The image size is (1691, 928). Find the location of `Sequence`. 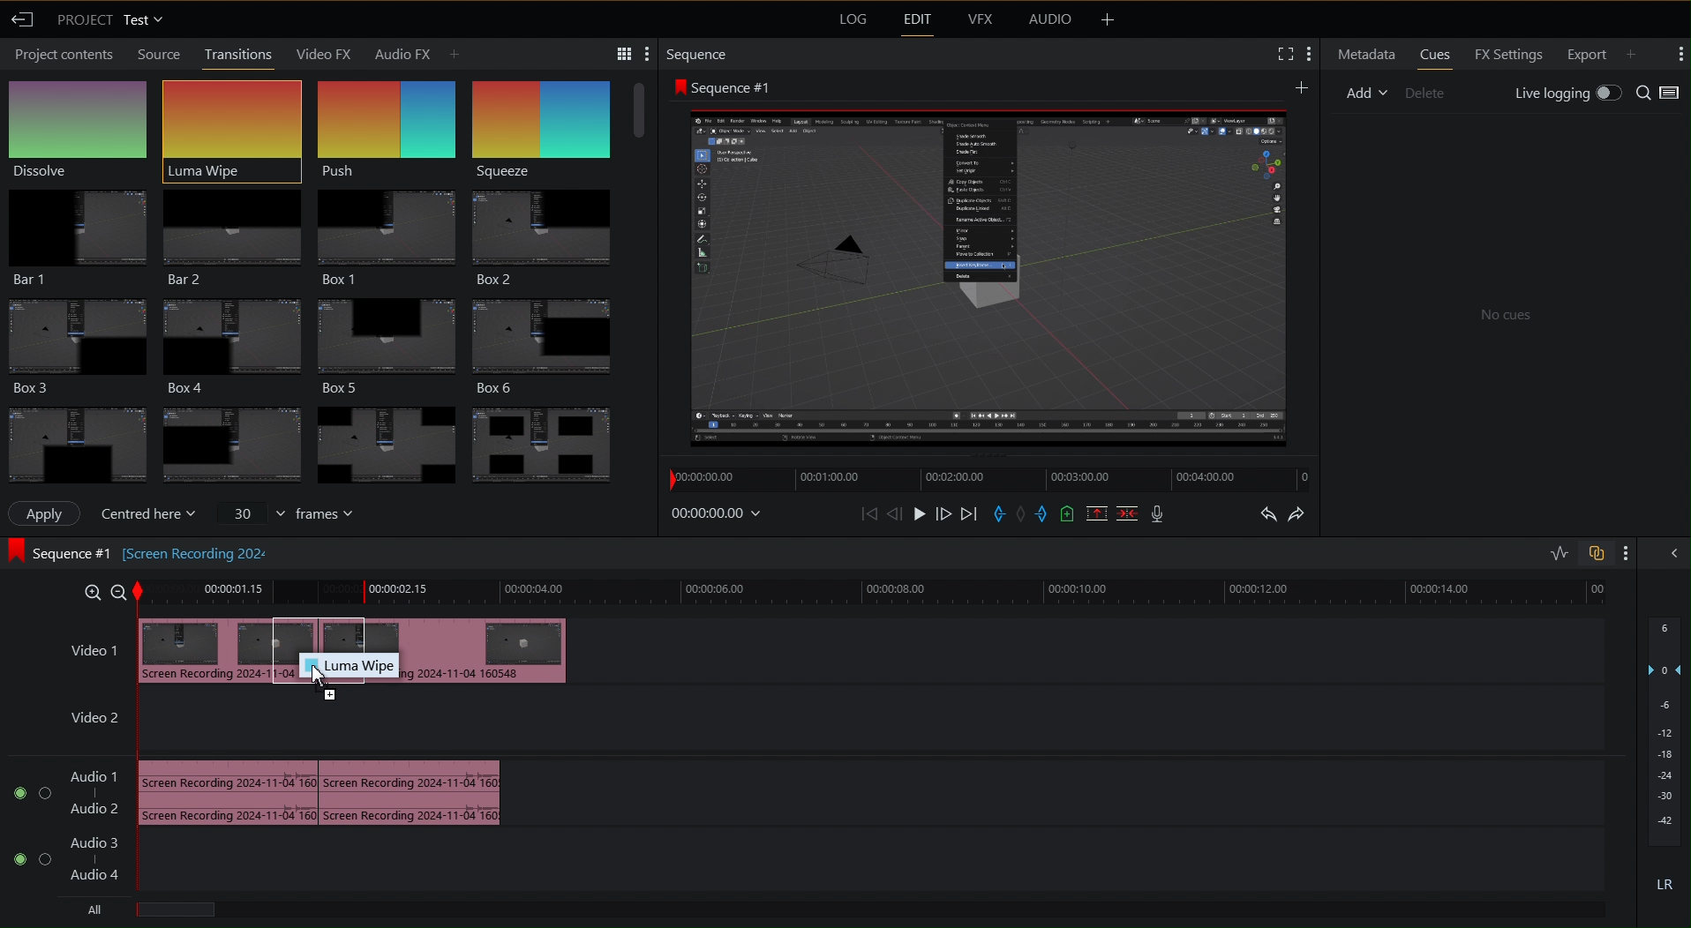

Sequence is located at coordinates (552, 119).